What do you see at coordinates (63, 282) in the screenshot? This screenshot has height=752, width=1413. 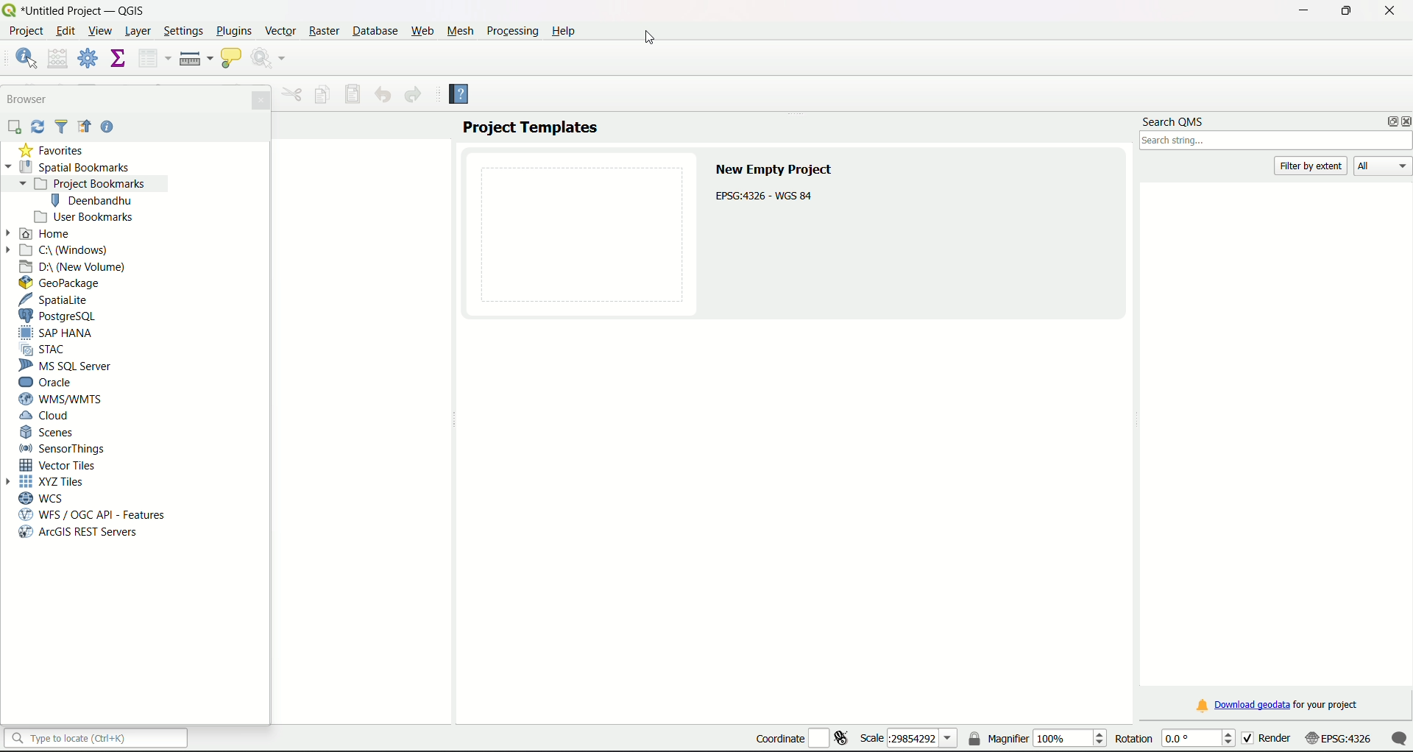 I see `GeoPackage` at bounding box center [63, 282].